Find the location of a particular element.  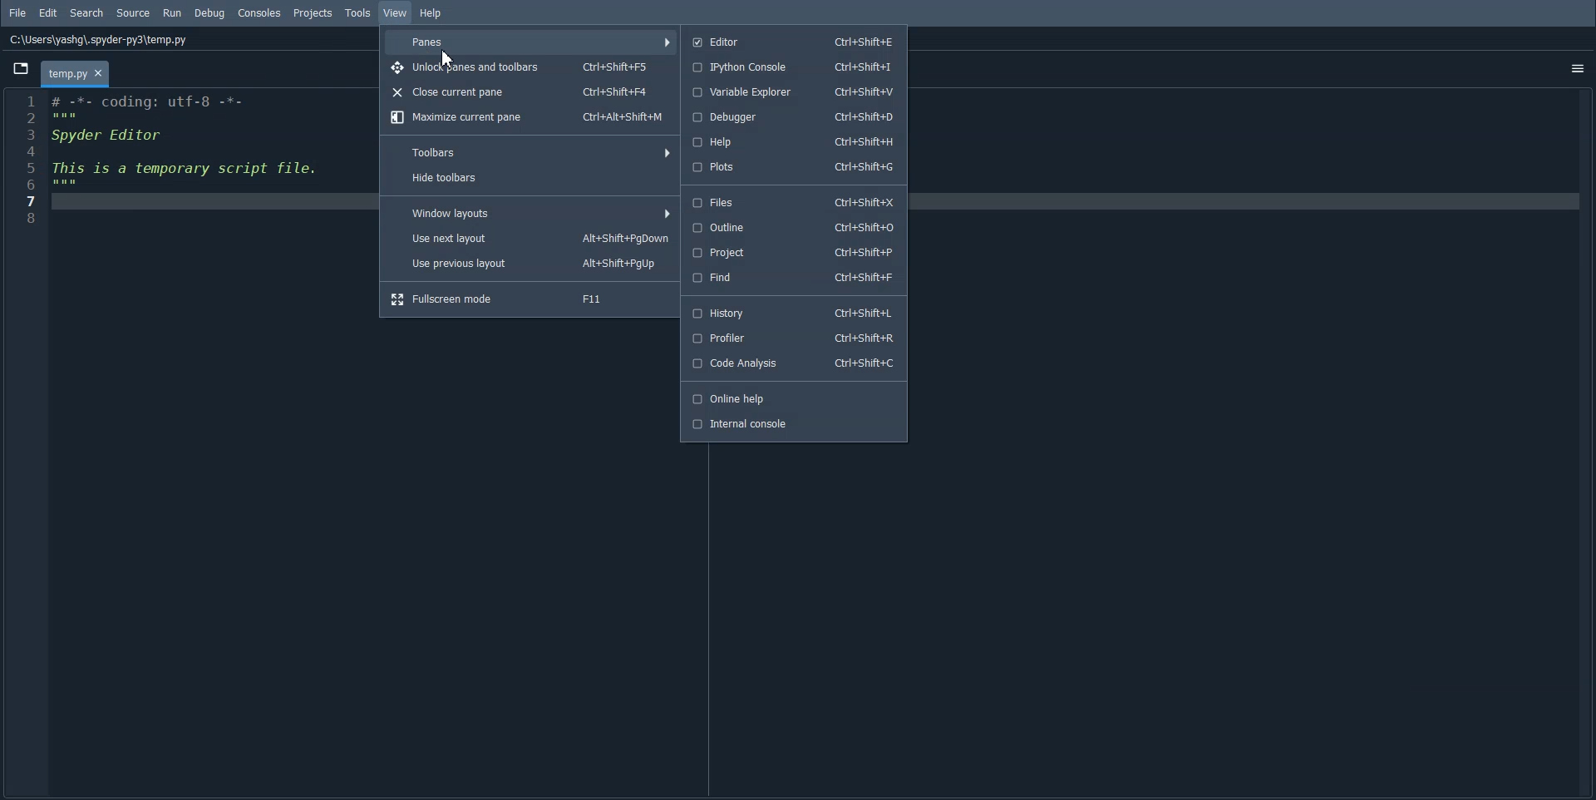

Outline is located at coordinates (793, 227).